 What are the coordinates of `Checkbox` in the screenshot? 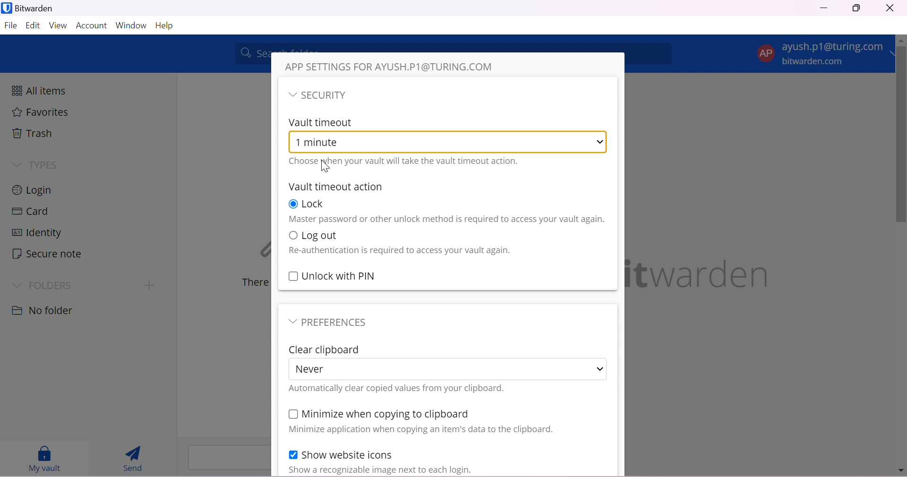 It's located at (292, 454).